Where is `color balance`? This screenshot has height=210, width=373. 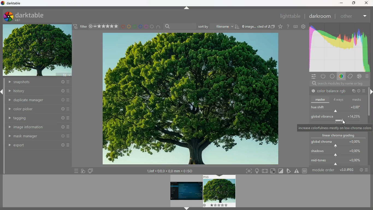 color balance is located at coordinates (329, 91).